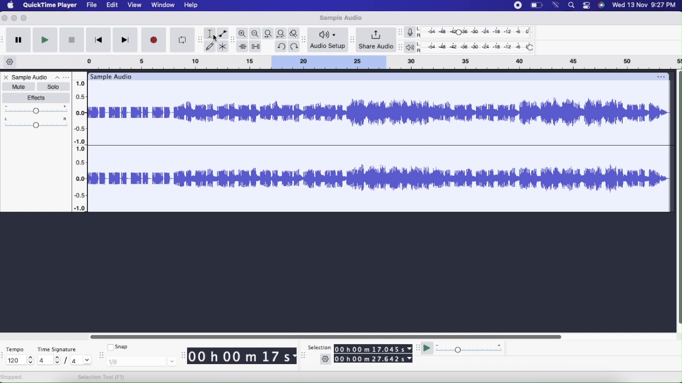 This screenshot has height=383, width=682. I want to click on Audio Setup, so click(328, 39).